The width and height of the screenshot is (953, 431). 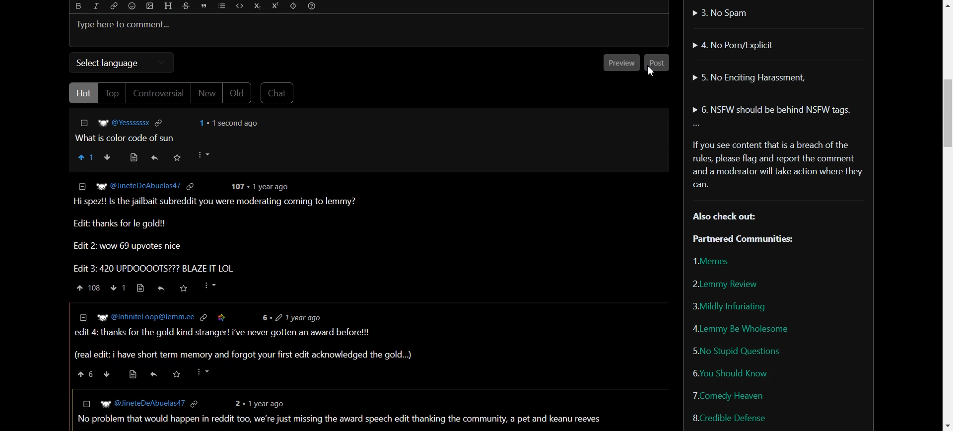 I want to click on No Spam, so click(x=728, y=13).